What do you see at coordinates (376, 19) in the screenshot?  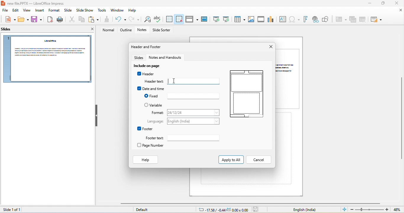 I see `slide layout` at bounding box center [376, 19].